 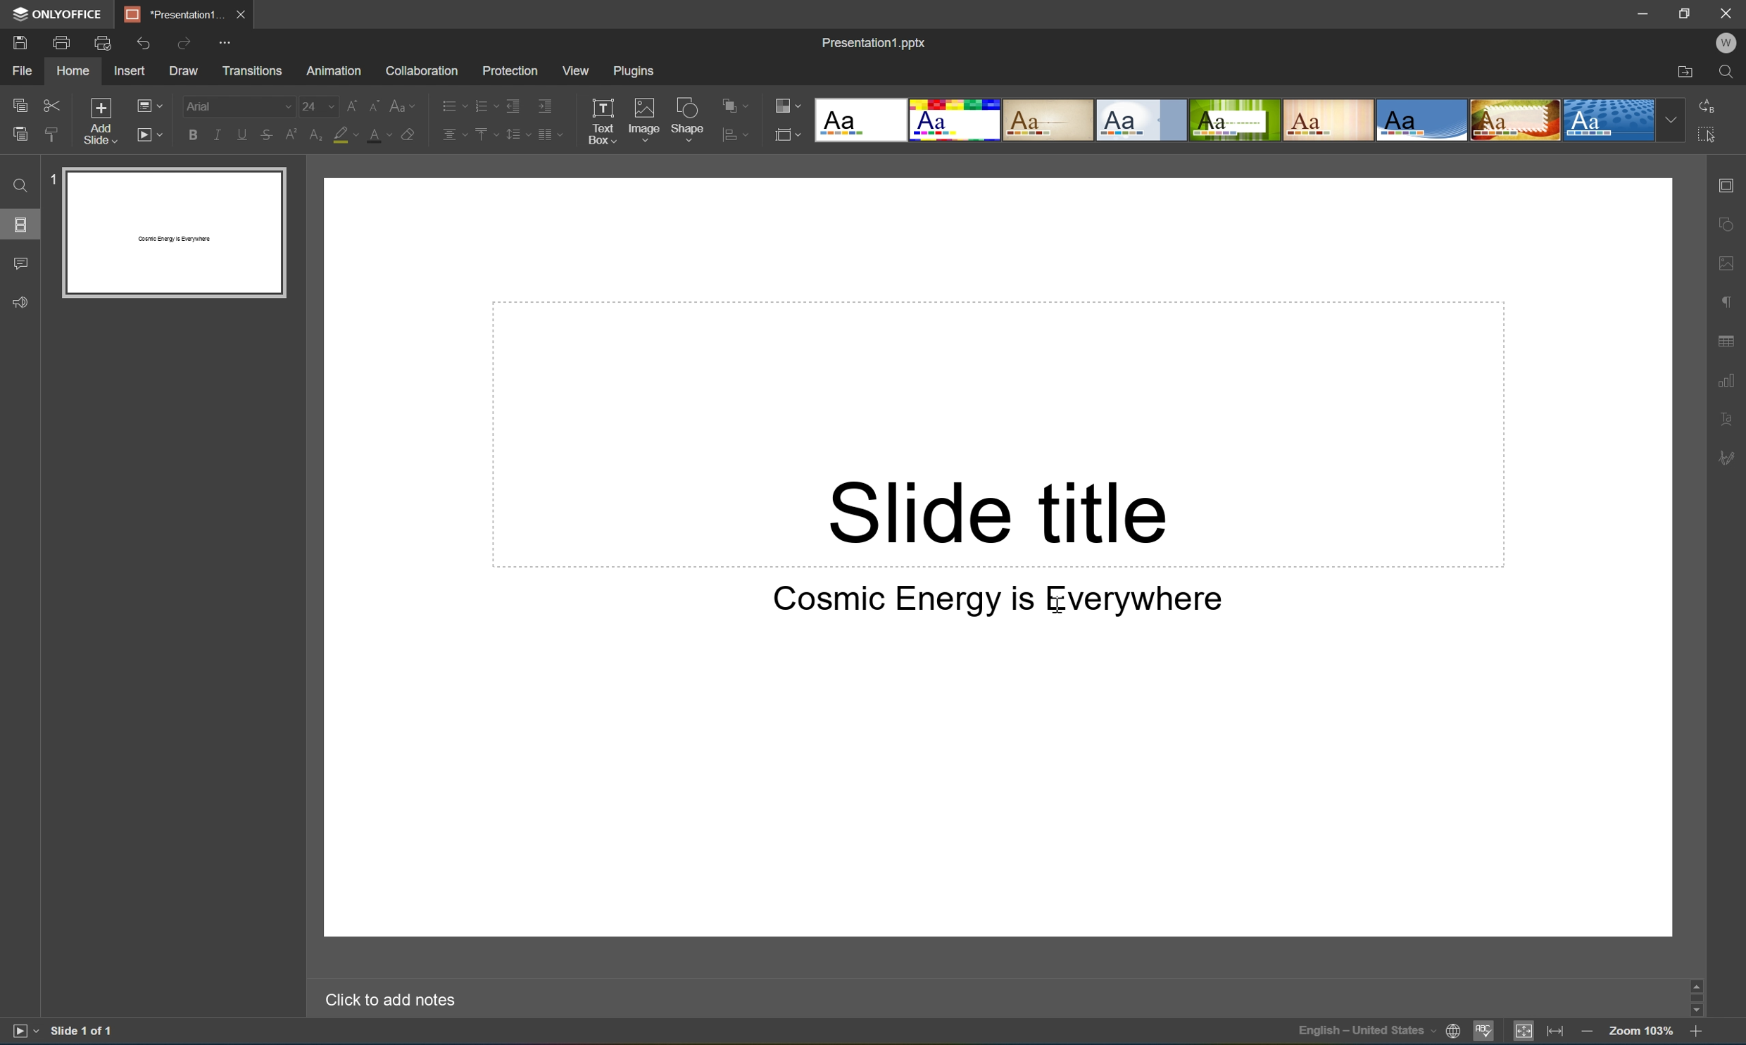 I want to click on cursor, so click(x=1062, y=610).